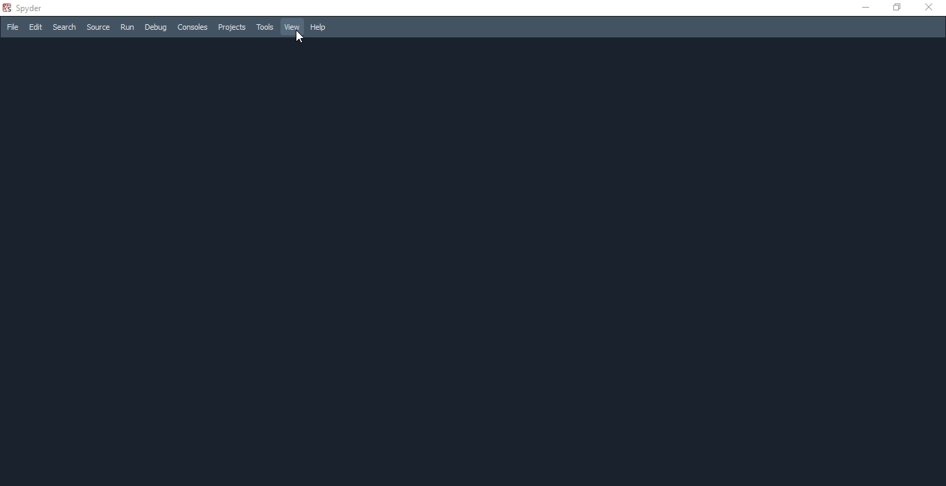 The width and height of the screenshot is (946, 486). Describe the element at coordinates (125, 28) in the screenshot. I see `Run` at that location.